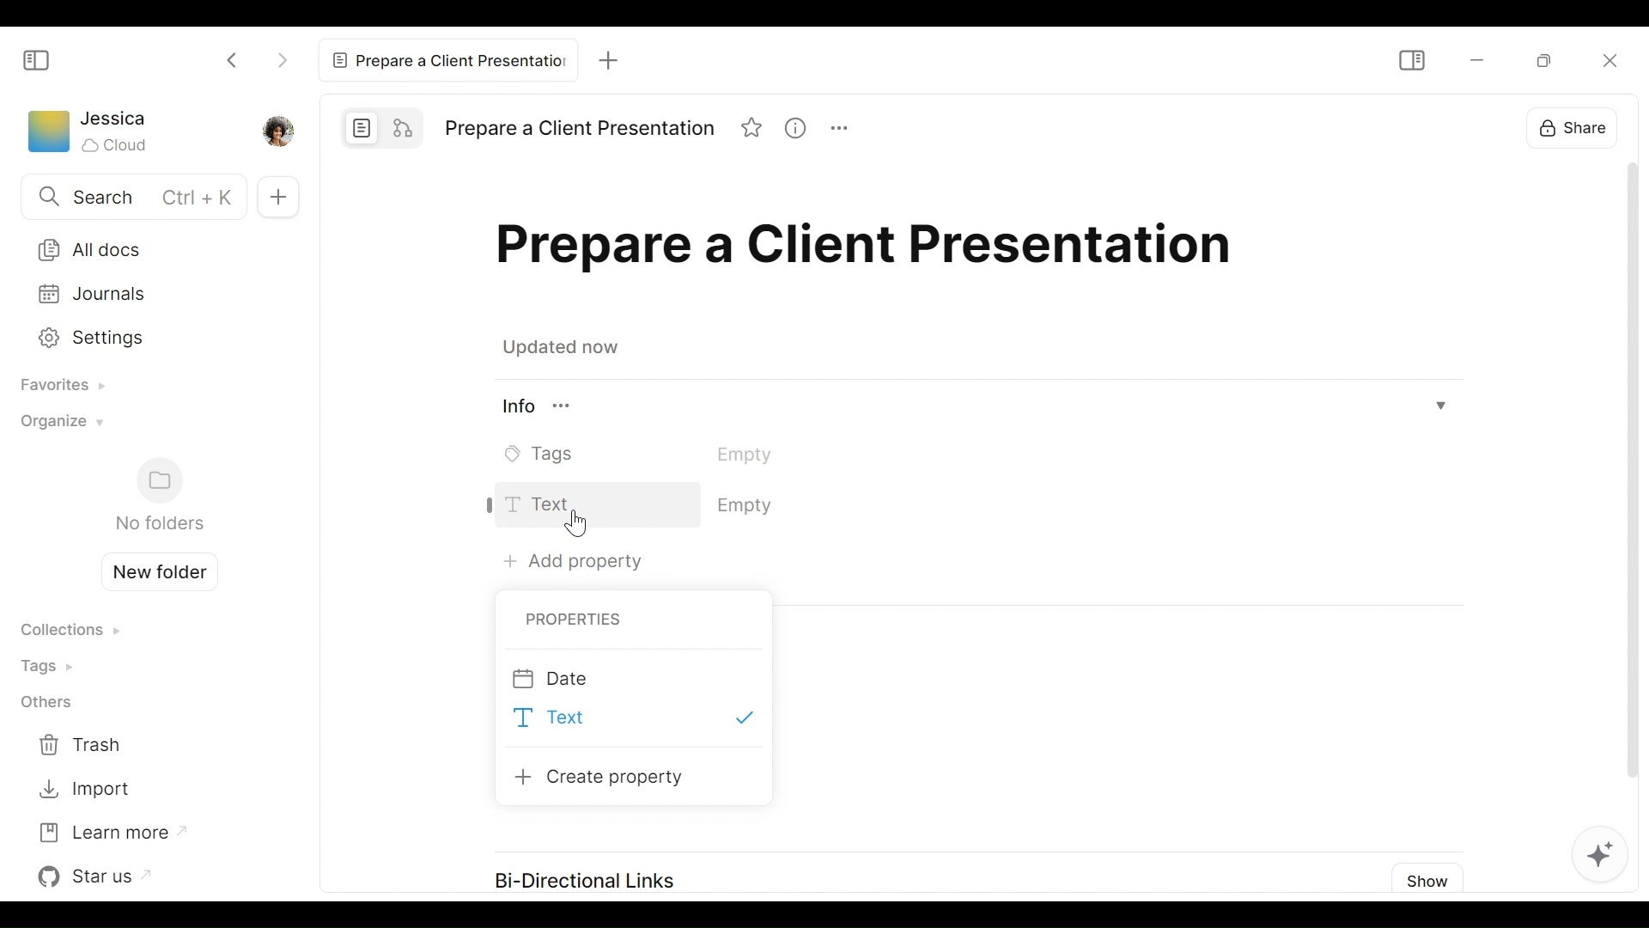 Image resolution: width=1649 pixels, height=928 pixels. I want to click on More, so click(847, 131).